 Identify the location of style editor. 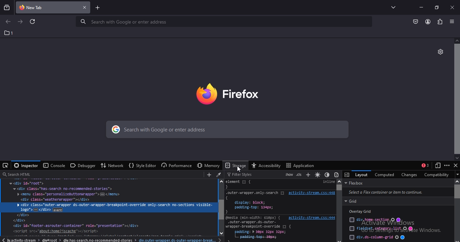
(142, 166).